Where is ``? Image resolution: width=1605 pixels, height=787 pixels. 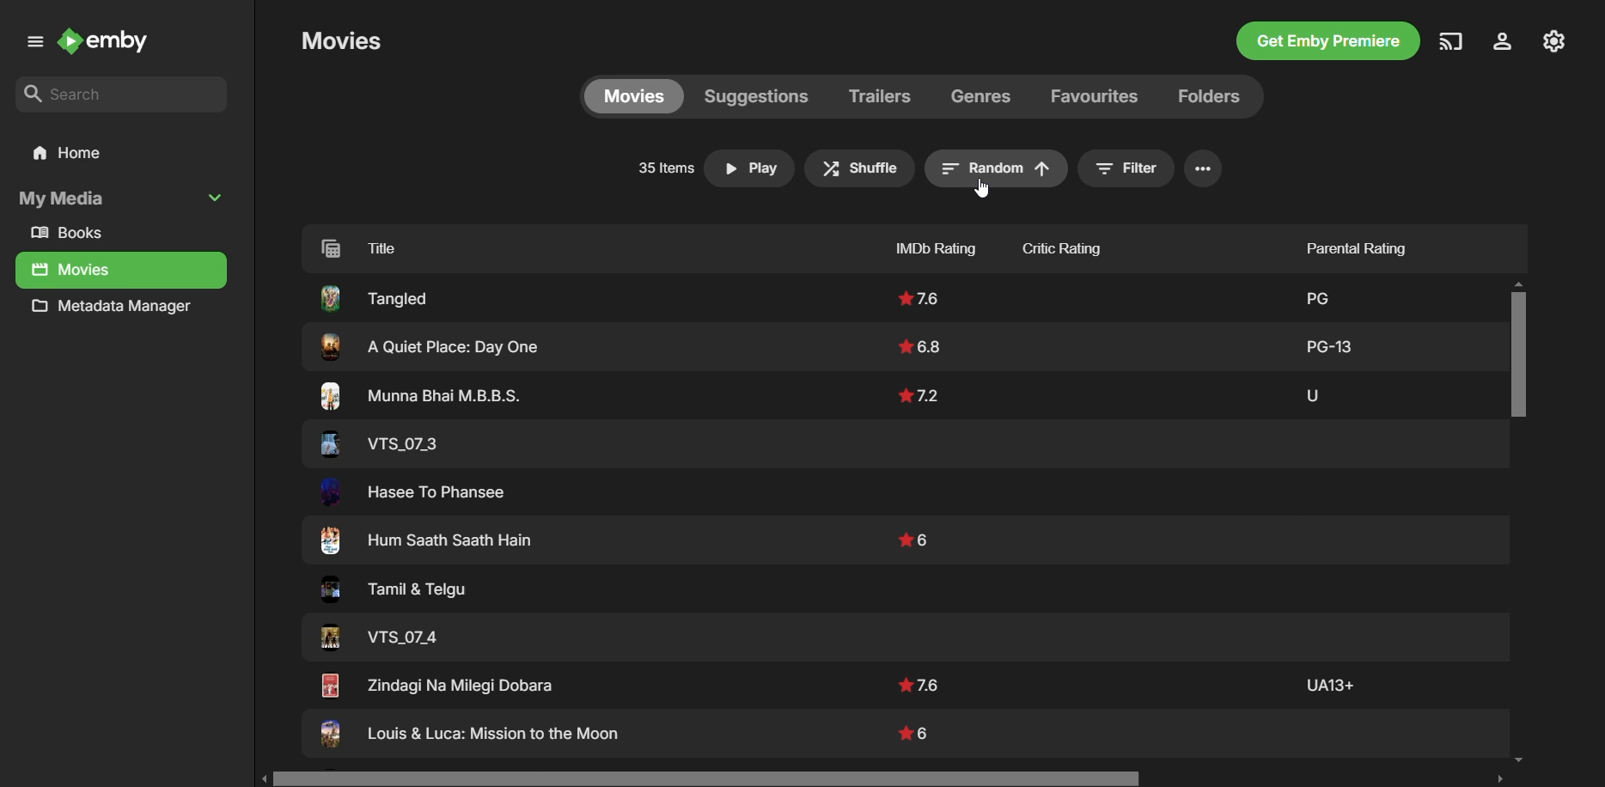  is located at coordinates (388, 592).